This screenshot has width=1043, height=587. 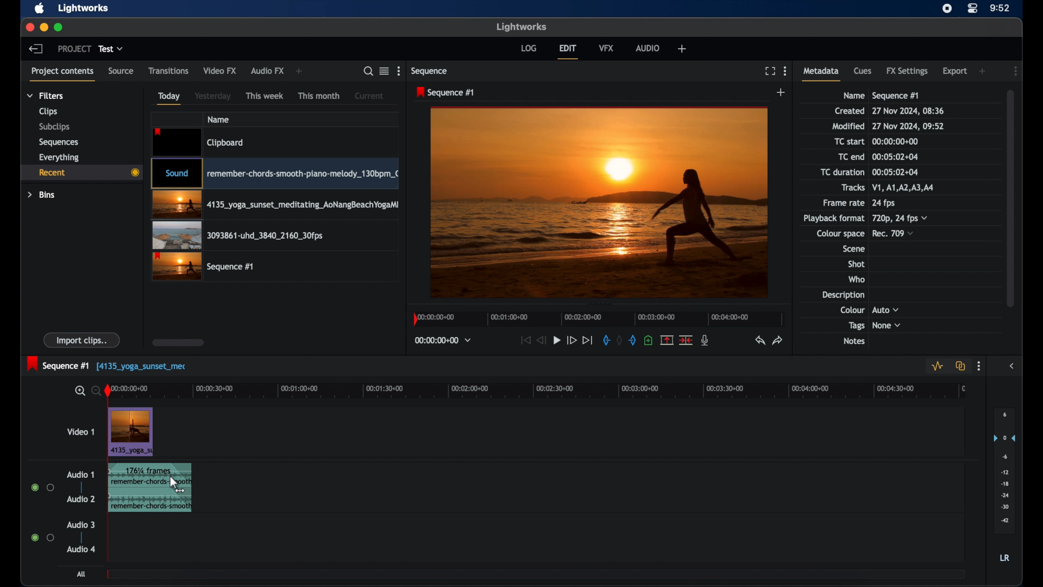 I want to click on timeline , so click(x=544, y=391).